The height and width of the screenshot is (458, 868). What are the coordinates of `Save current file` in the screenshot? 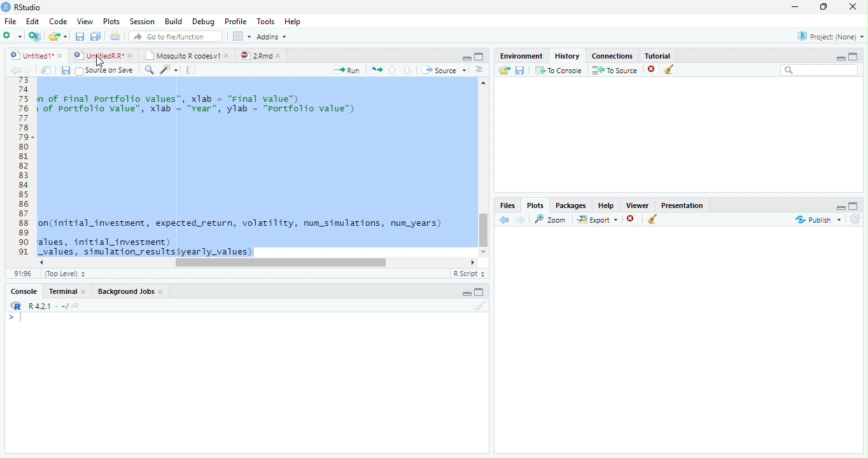 It's located at (79, 36).